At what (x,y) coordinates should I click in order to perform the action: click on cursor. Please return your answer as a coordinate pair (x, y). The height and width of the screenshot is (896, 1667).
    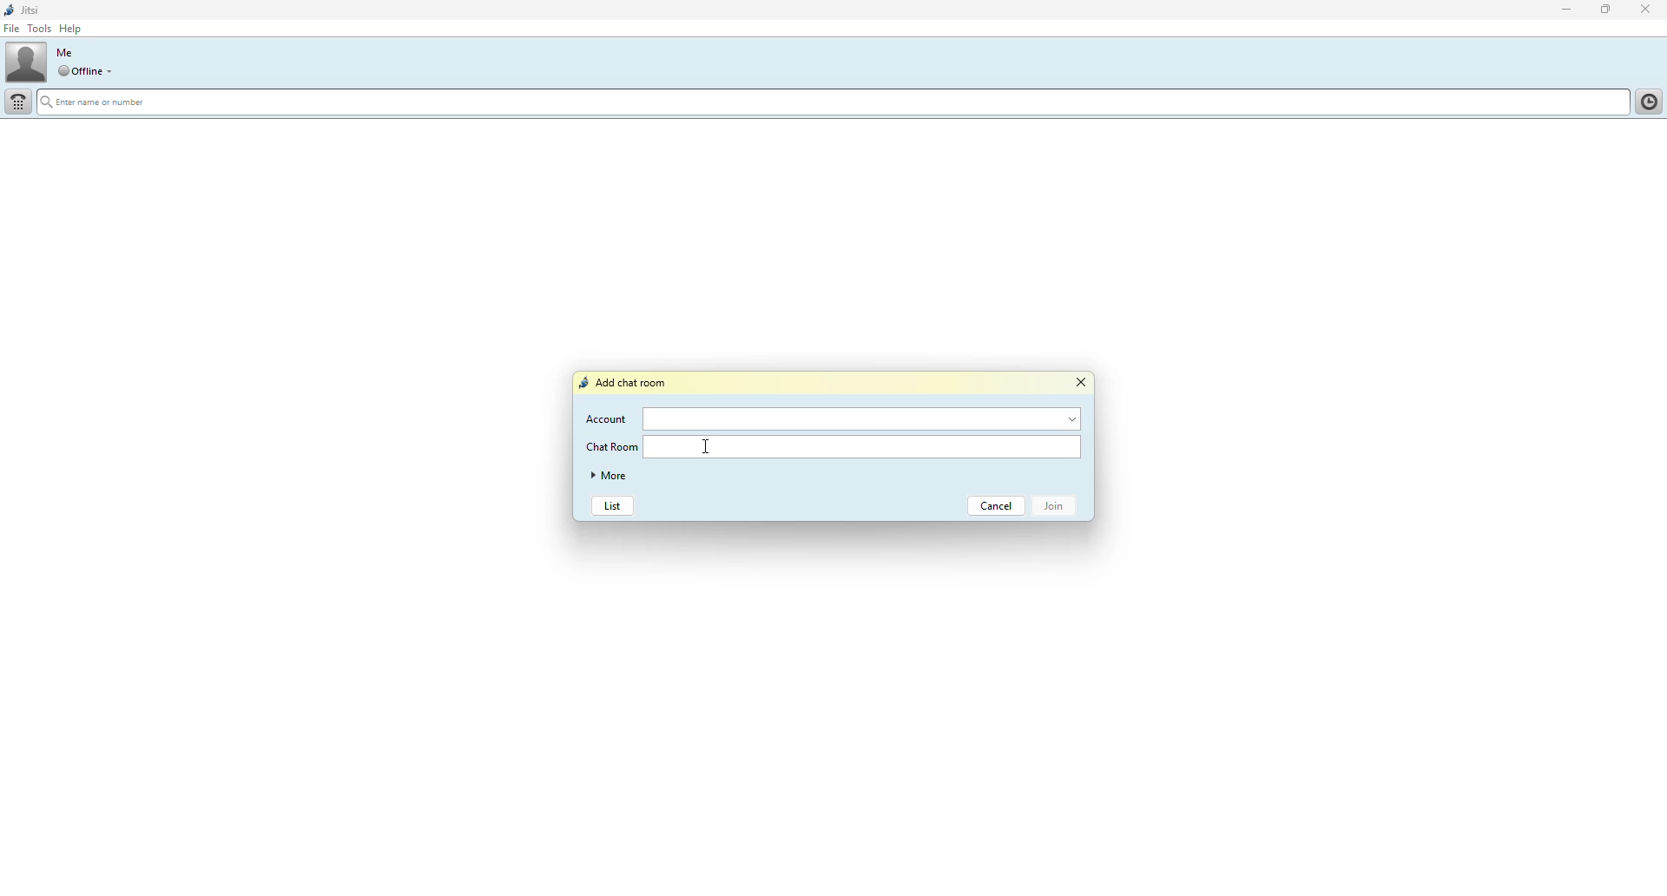
    Looking at the image, I should click on (707, 445).